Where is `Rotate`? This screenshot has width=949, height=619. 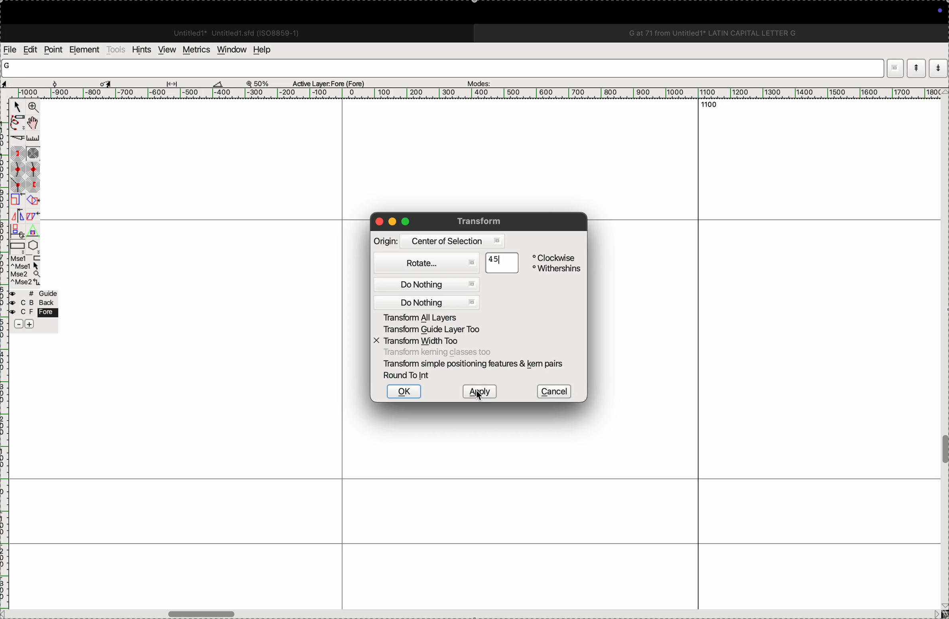
Rotate is located at coordinates (426, 264).